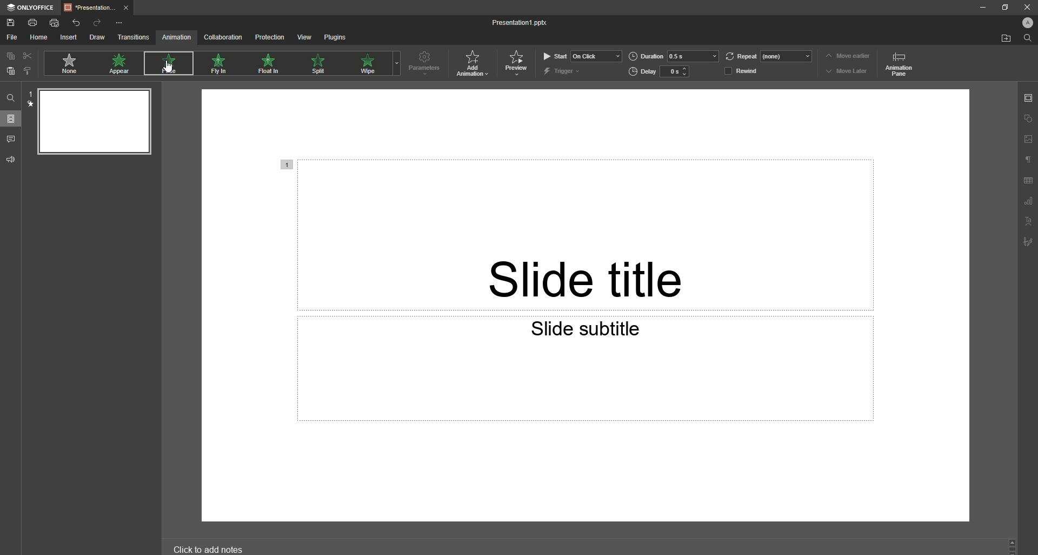  I want to click on Protection, so click(268, 38).